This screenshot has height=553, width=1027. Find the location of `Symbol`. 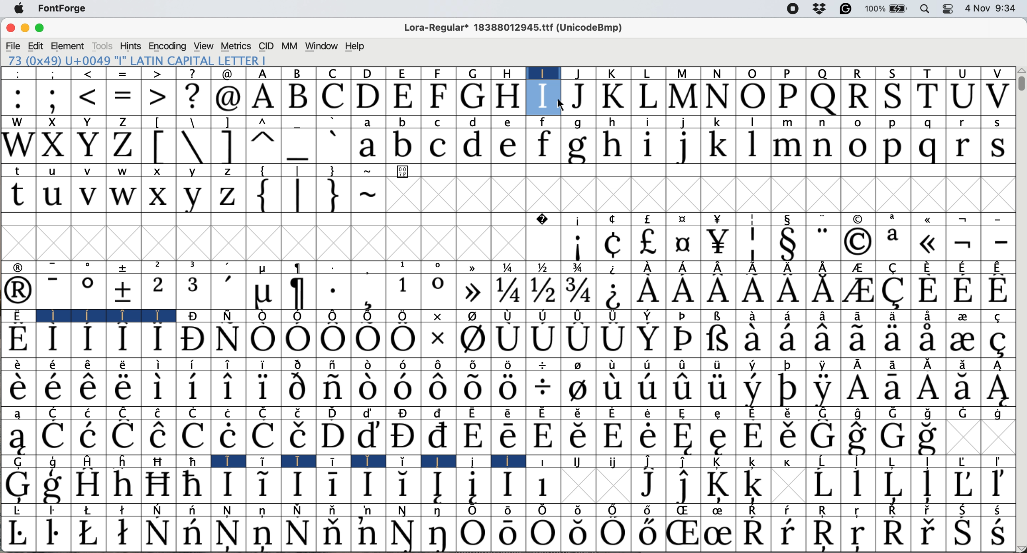

Symbol is located at coordinates (578, 292).